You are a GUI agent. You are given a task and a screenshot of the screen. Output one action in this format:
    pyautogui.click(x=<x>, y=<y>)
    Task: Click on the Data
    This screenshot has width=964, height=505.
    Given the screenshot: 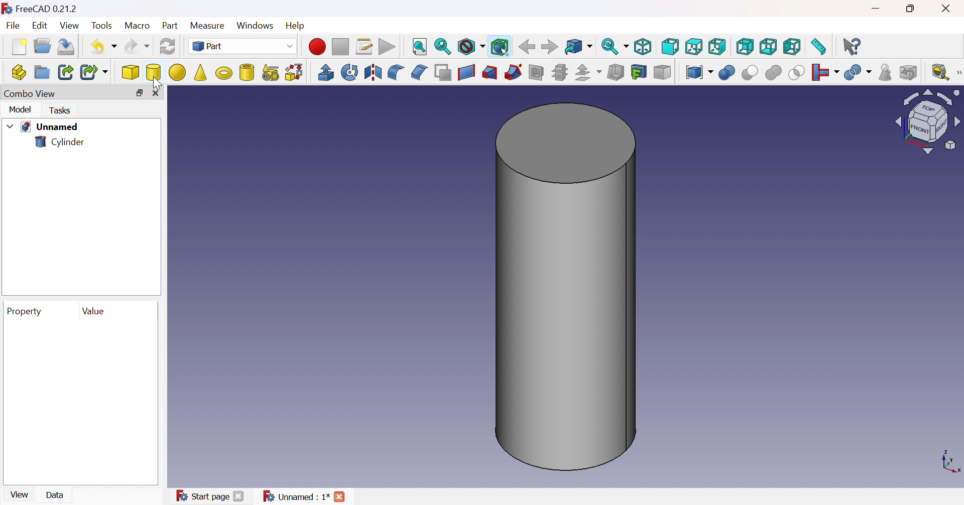 What is the action you would take?
    pyautogui.click(x=57, y=495)
    